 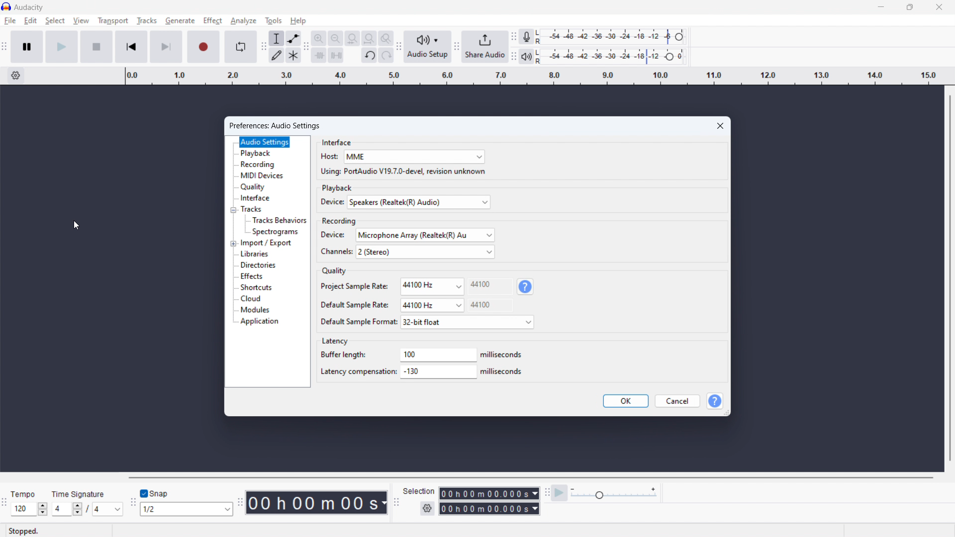 What do you see at coordinates (240, 46) in the screenshot?
I see `enable loop` at bounding box center [240, 46].